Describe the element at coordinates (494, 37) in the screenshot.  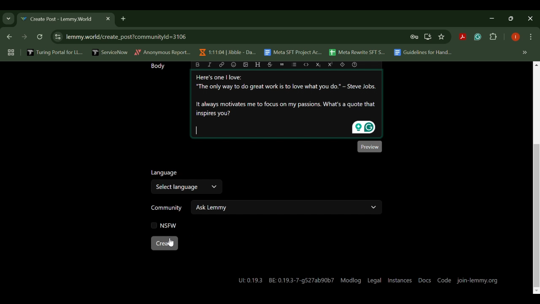
I see `Extensions` at that location.